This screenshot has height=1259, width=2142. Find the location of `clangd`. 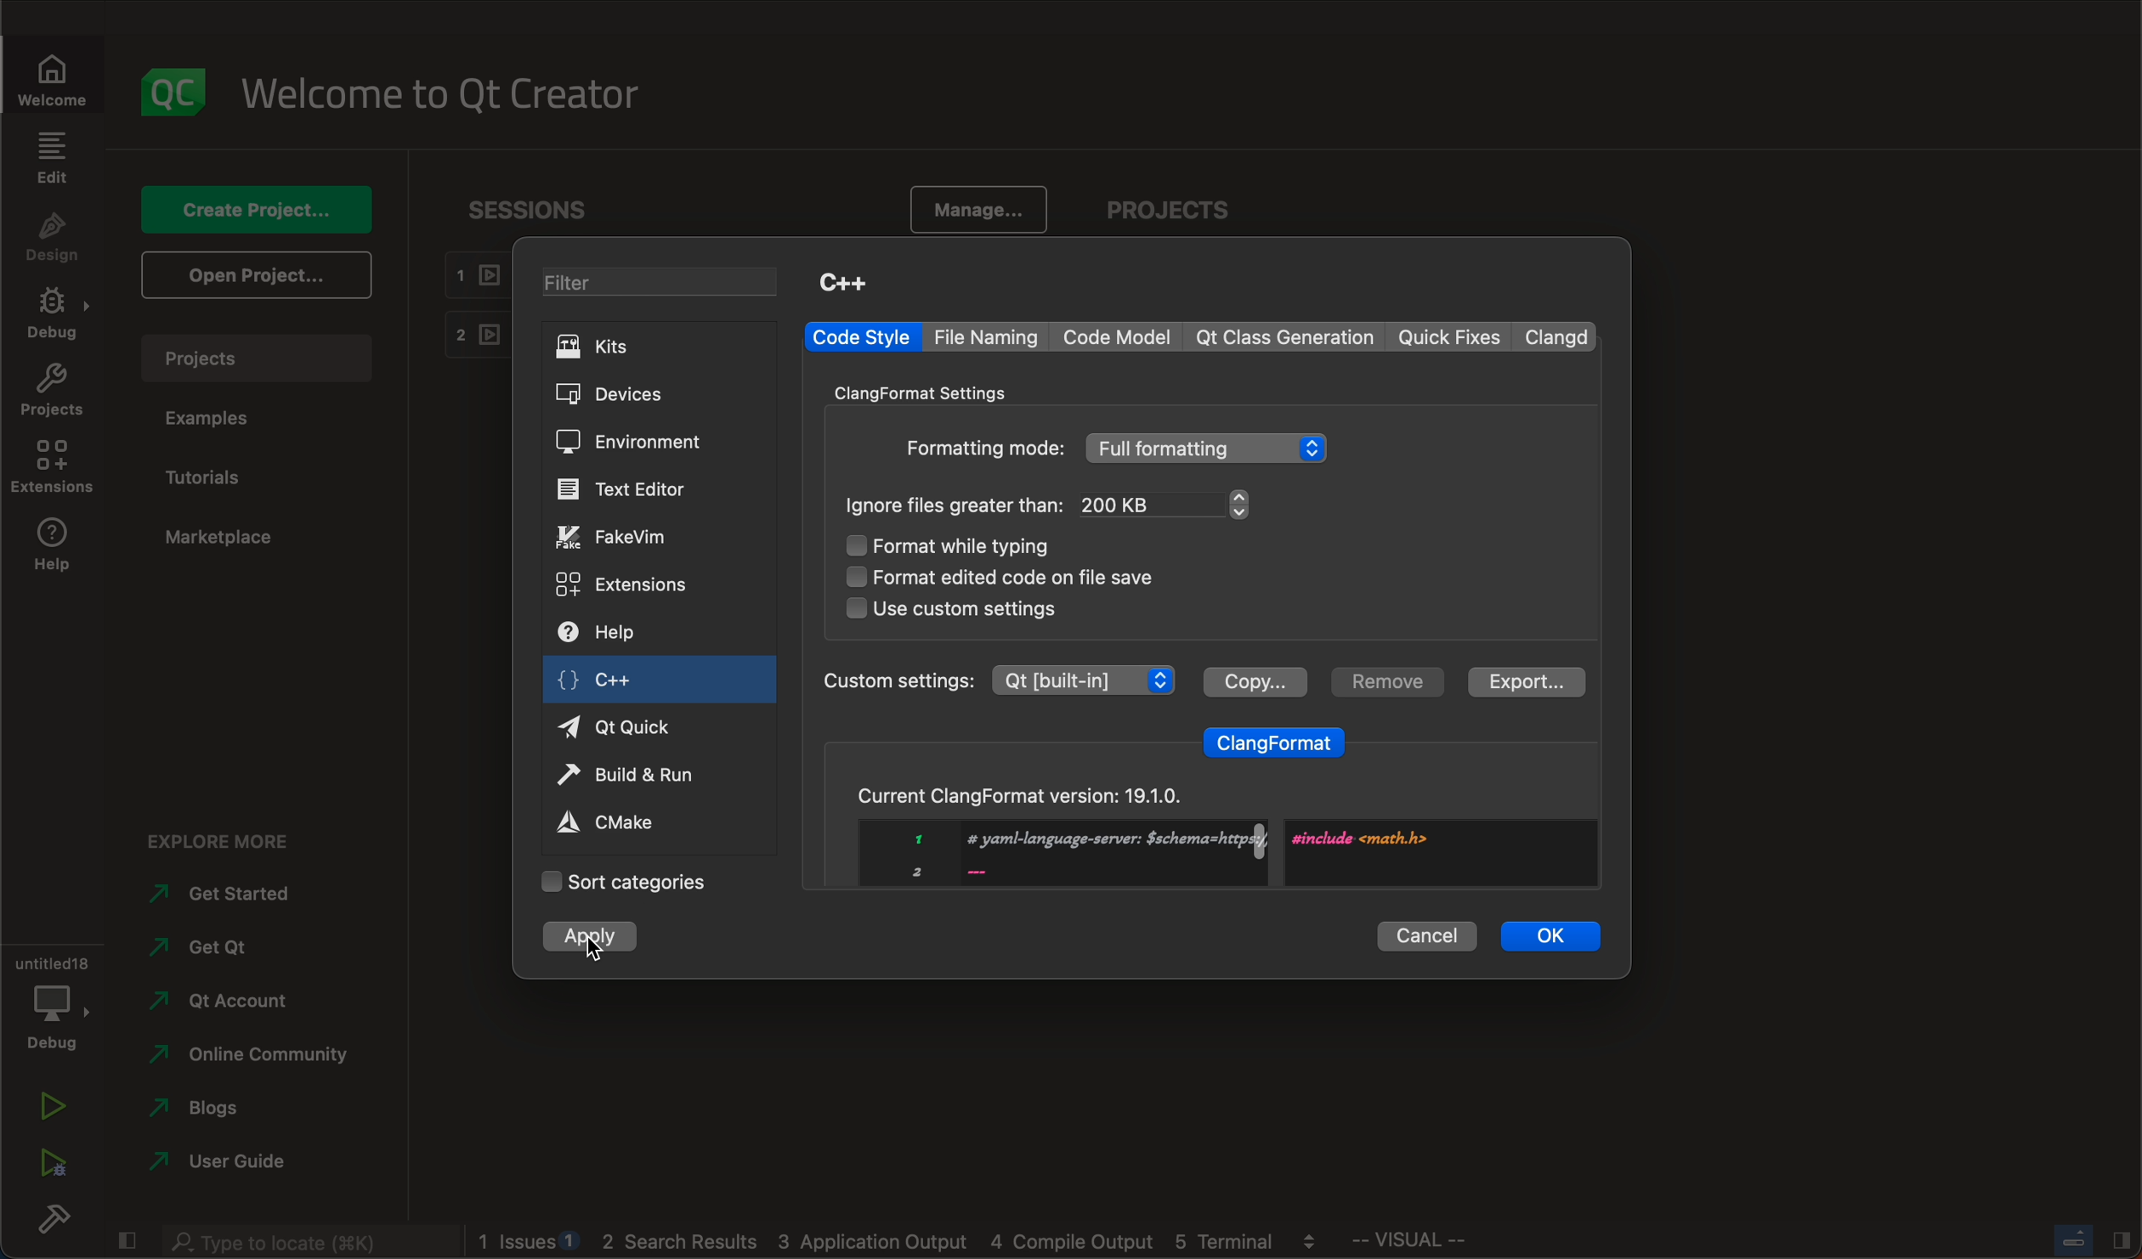

clangd is located at coordinates (1560, 336).